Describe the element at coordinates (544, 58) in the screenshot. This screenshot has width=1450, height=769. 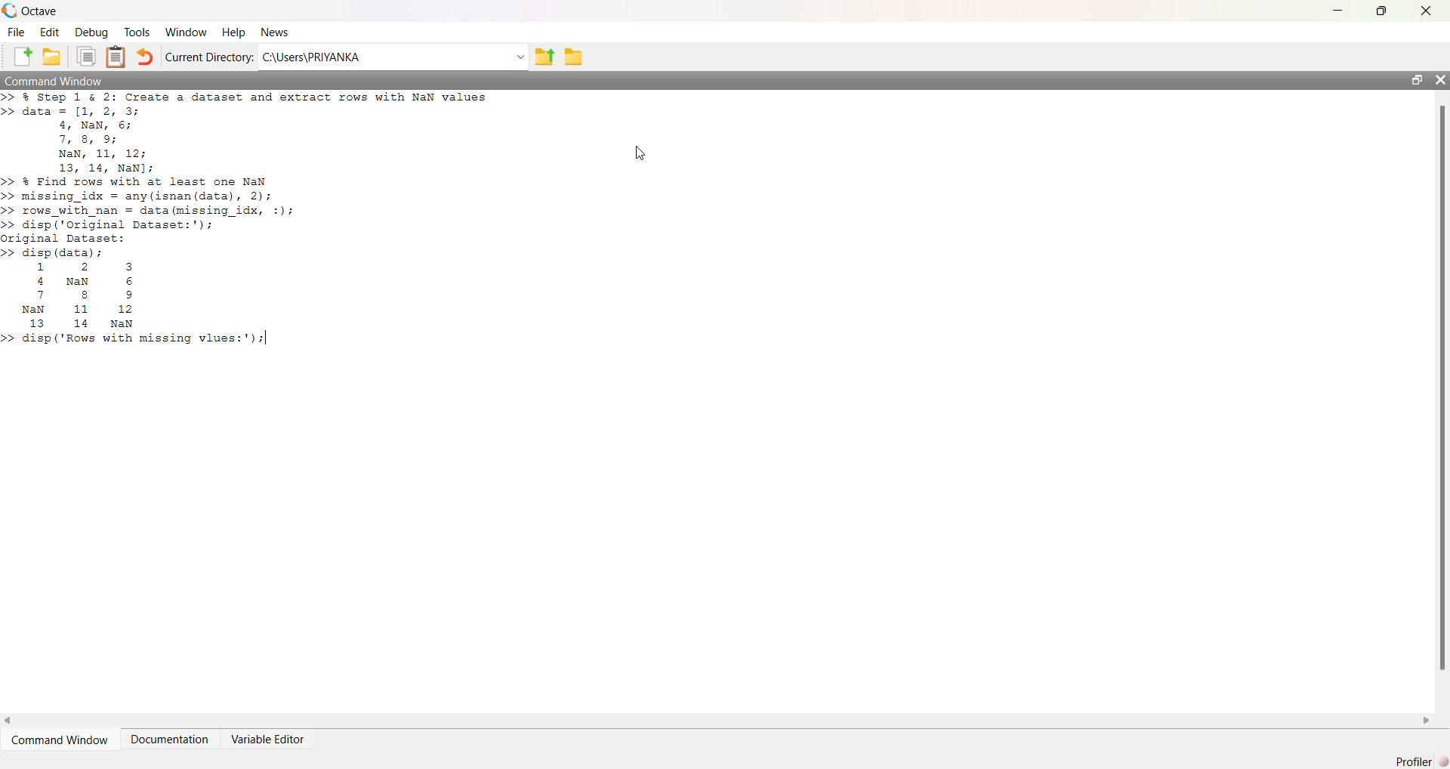
I see `previous folder` at that location.